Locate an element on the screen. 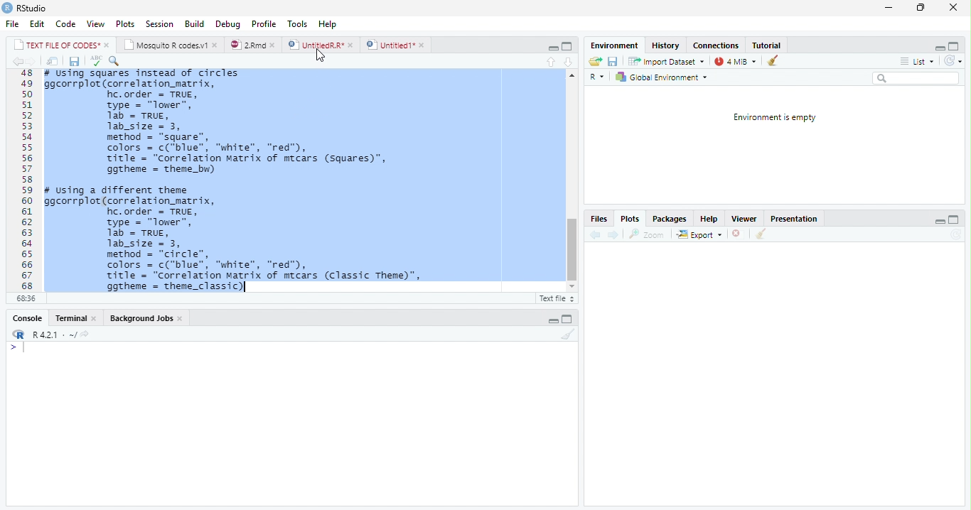 The height and width of the screenshot is (510, 971). clear all plots is located at coordinates (760, 234).